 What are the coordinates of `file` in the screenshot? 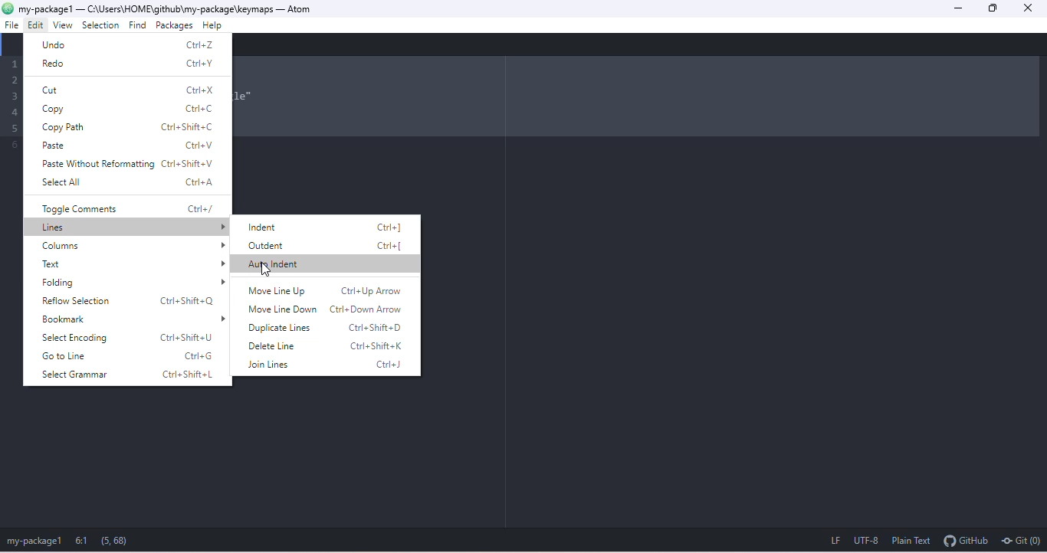 It's located at (9, 26).